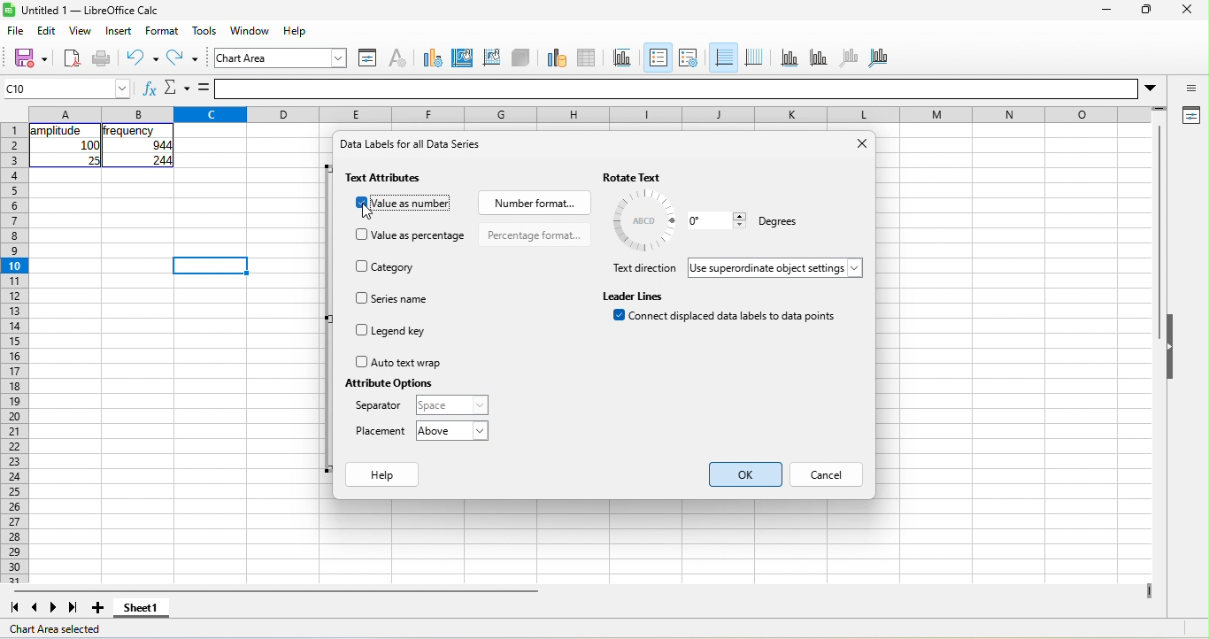 Image resolution: width=1209 pixels, height=639 pixels. I want to click on cancel, so click(829, 476).